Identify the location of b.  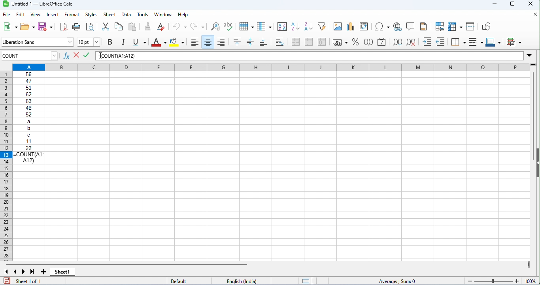
(28, 128).